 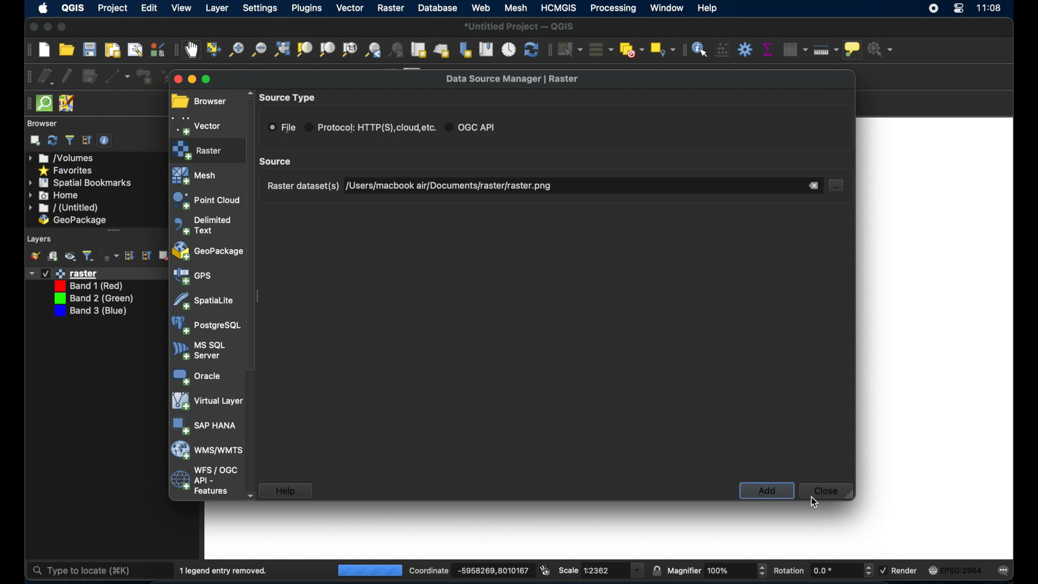 I want to click on zoom in, so click(x=236, y=49).